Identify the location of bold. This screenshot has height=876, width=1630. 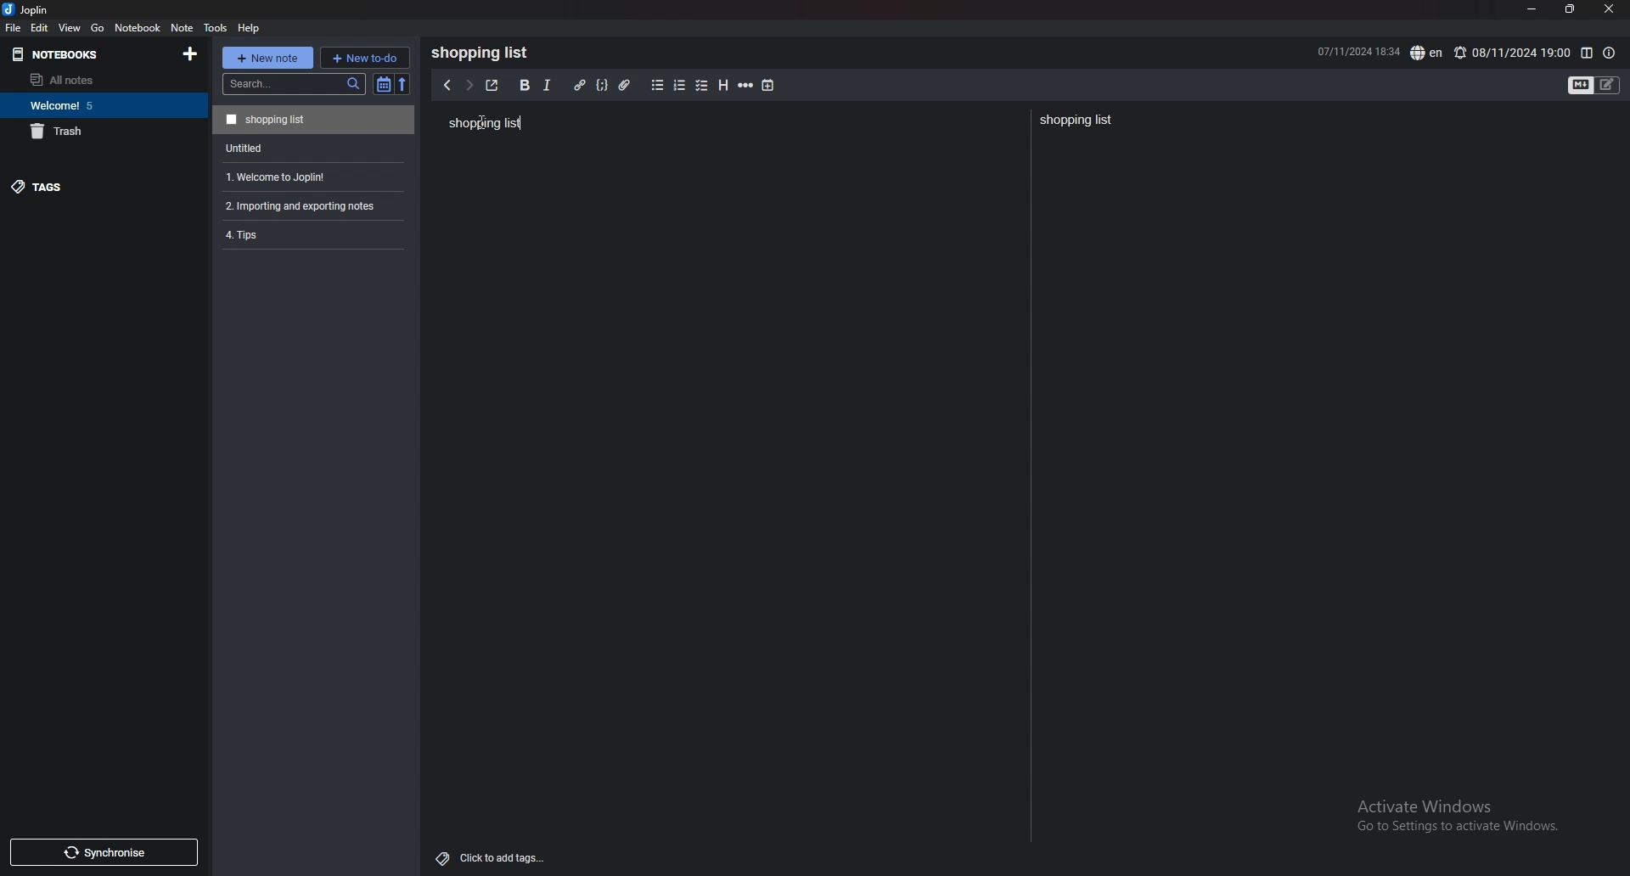
(525, 86).